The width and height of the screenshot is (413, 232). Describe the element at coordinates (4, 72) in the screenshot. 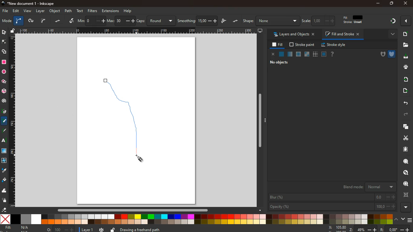

I see `circle` at that location.